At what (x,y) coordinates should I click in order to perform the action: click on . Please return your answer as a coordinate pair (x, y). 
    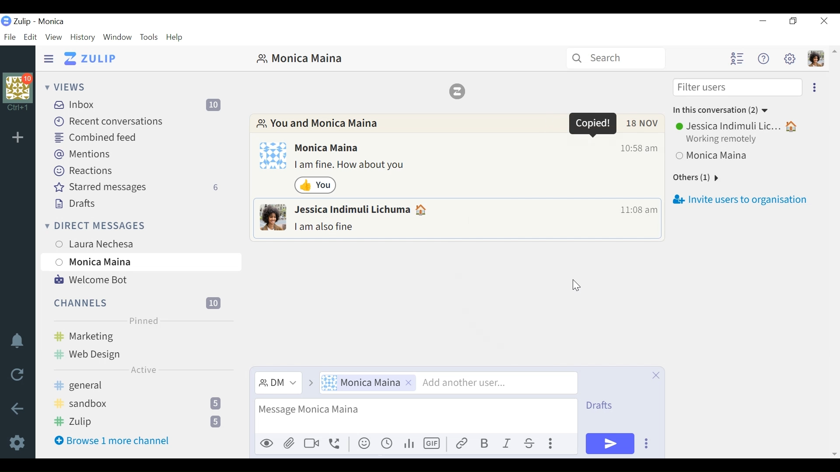
    Looking at the image, I should click on (313, 444).